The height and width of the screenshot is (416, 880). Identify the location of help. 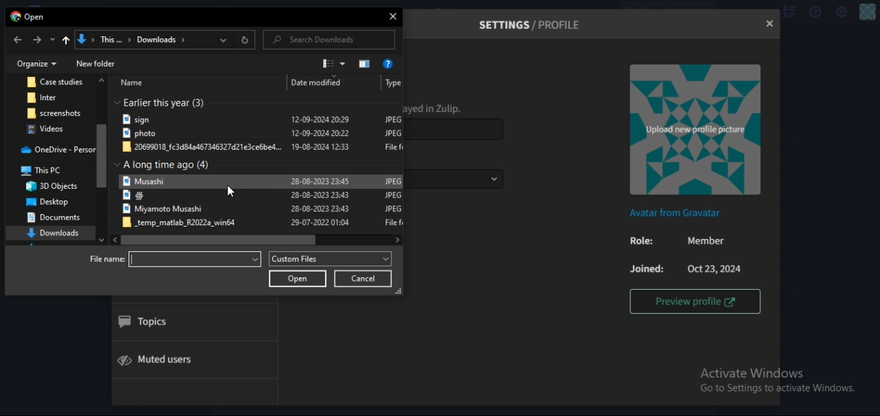
(389, 64).